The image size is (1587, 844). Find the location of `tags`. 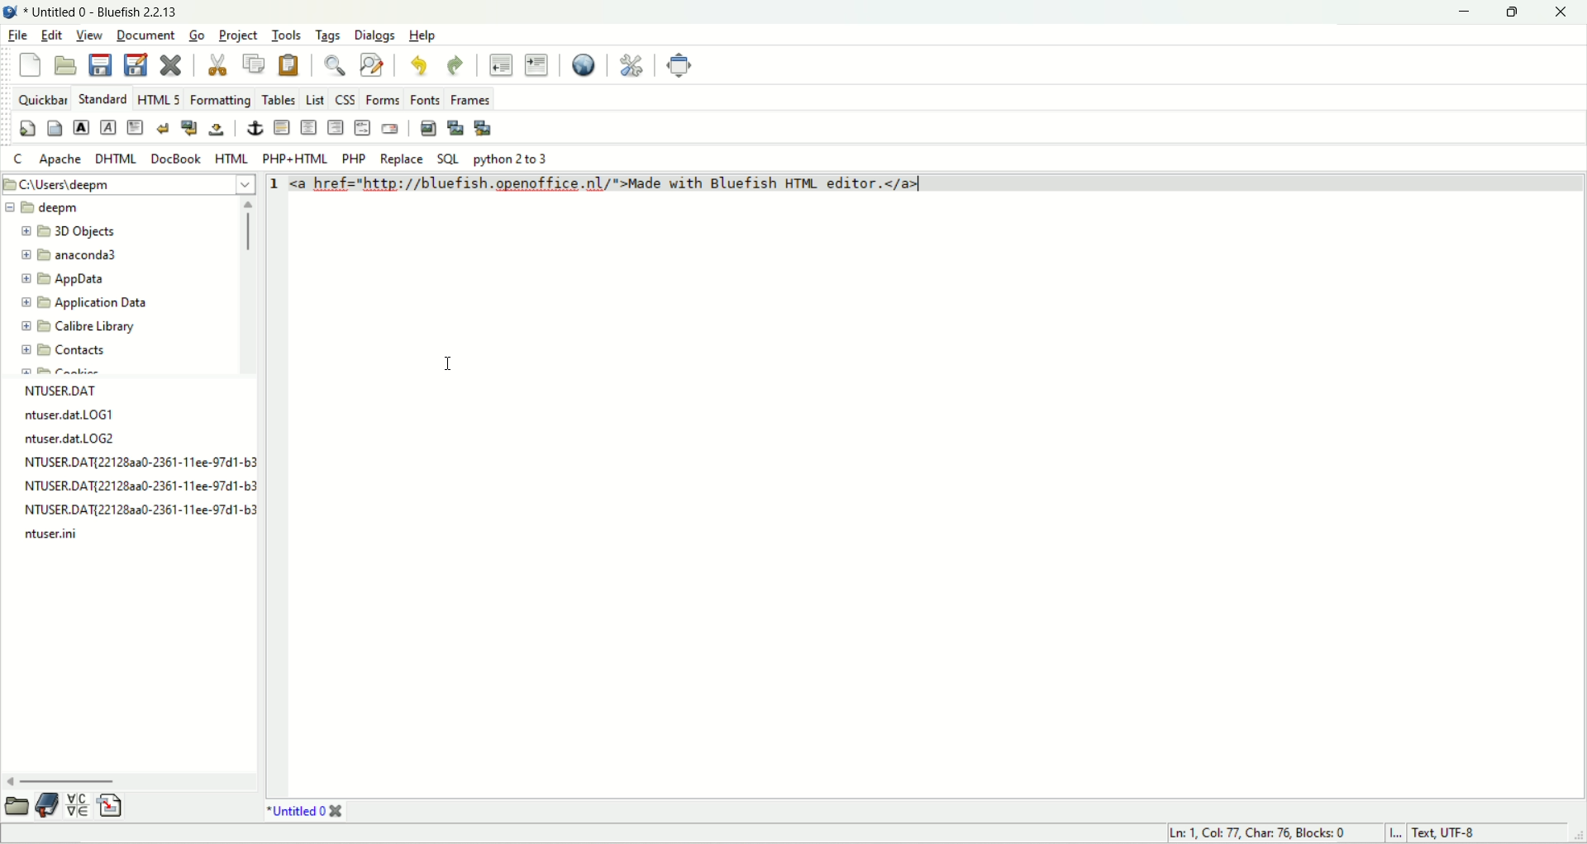

tags is located at coordinates (328, 34).